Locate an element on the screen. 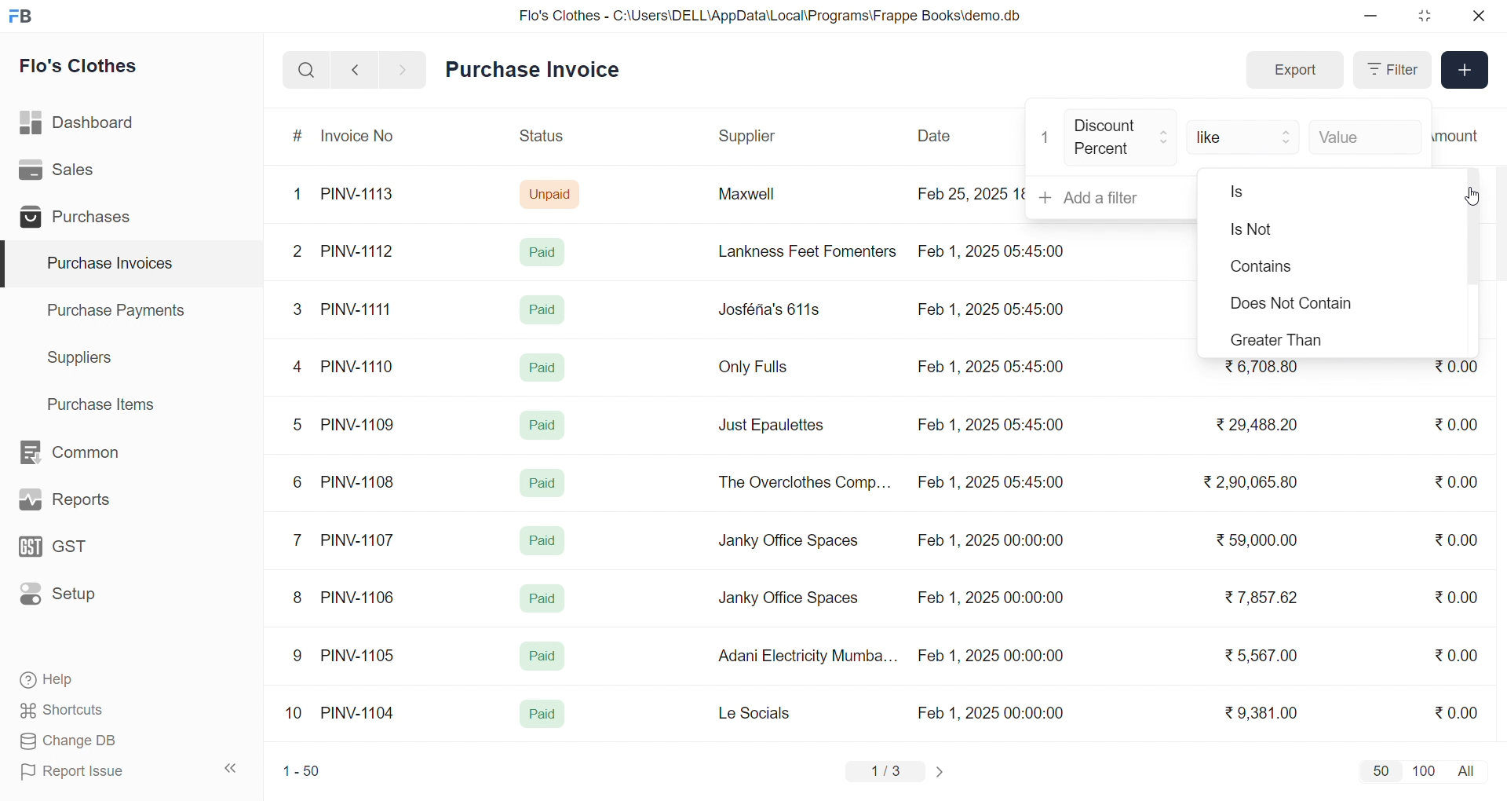 This screenshot has height=801, width=1507. Greater Than is located at coordinates (1290, 339).